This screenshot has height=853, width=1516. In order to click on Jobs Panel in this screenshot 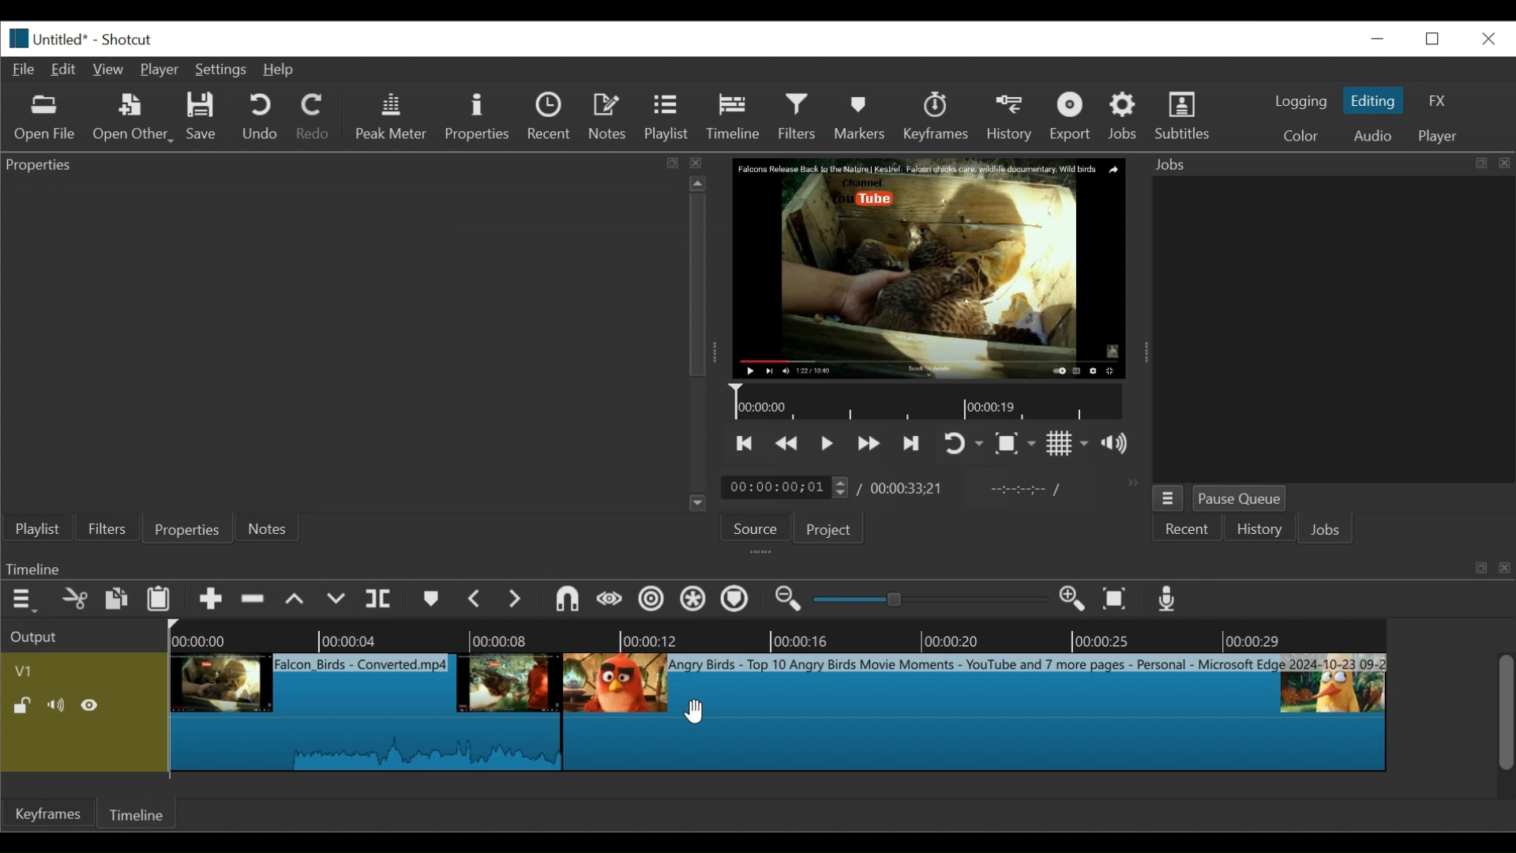, I will do `click(1330, 164)`.